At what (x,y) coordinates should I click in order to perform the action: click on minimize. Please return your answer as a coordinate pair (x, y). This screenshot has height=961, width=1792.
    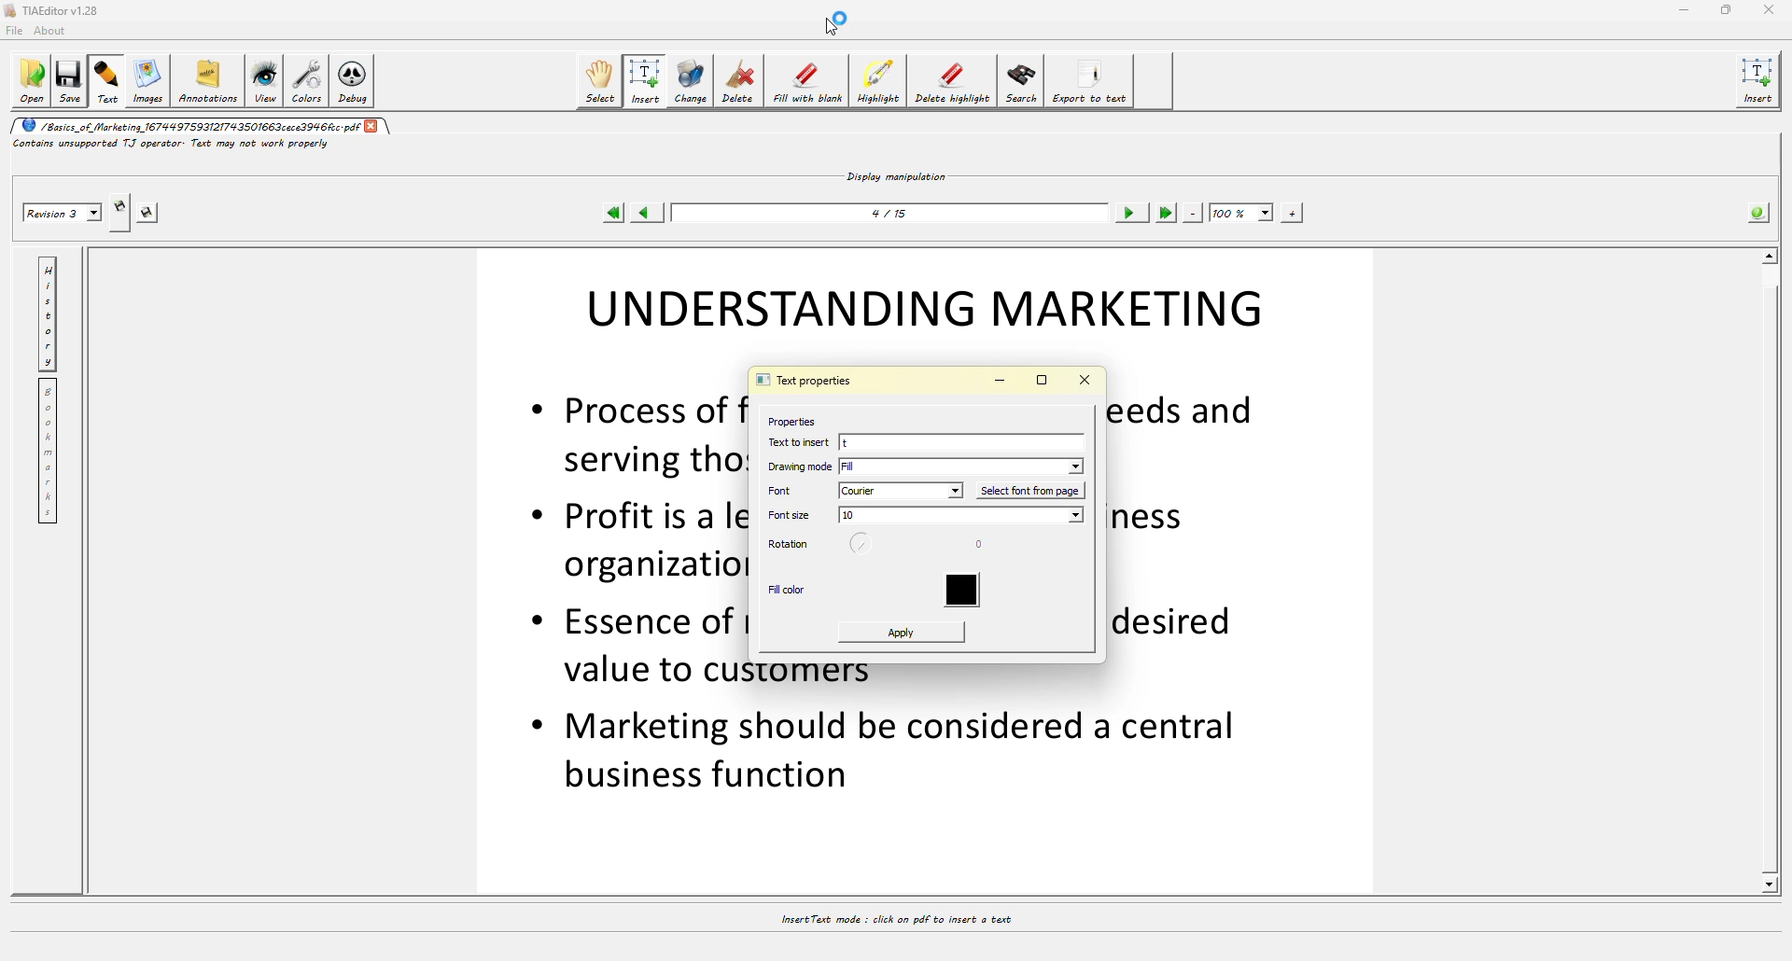
    Looking at the image, I should click on (1000, 382).